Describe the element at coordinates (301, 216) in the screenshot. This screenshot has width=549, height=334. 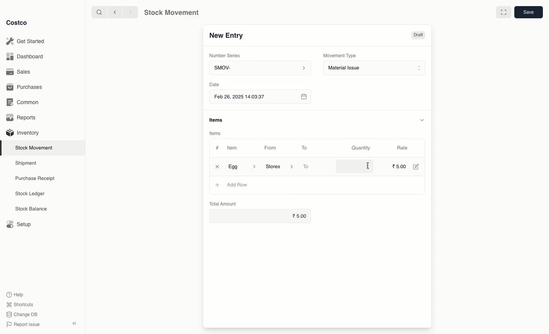
I see `5.00` at that location.